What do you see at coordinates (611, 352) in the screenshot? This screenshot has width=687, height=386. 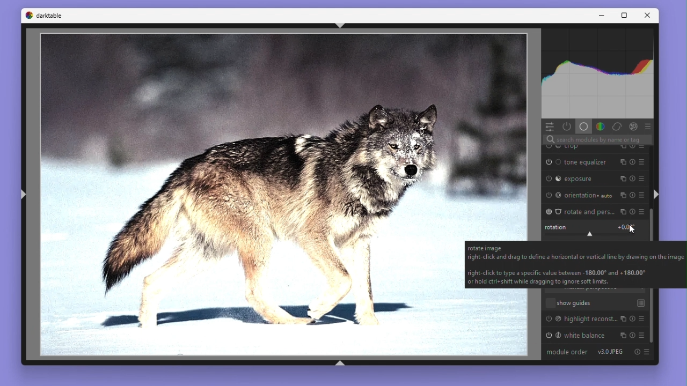 I see `Version 3.0 JPEG` at bounding box center [611, 352].